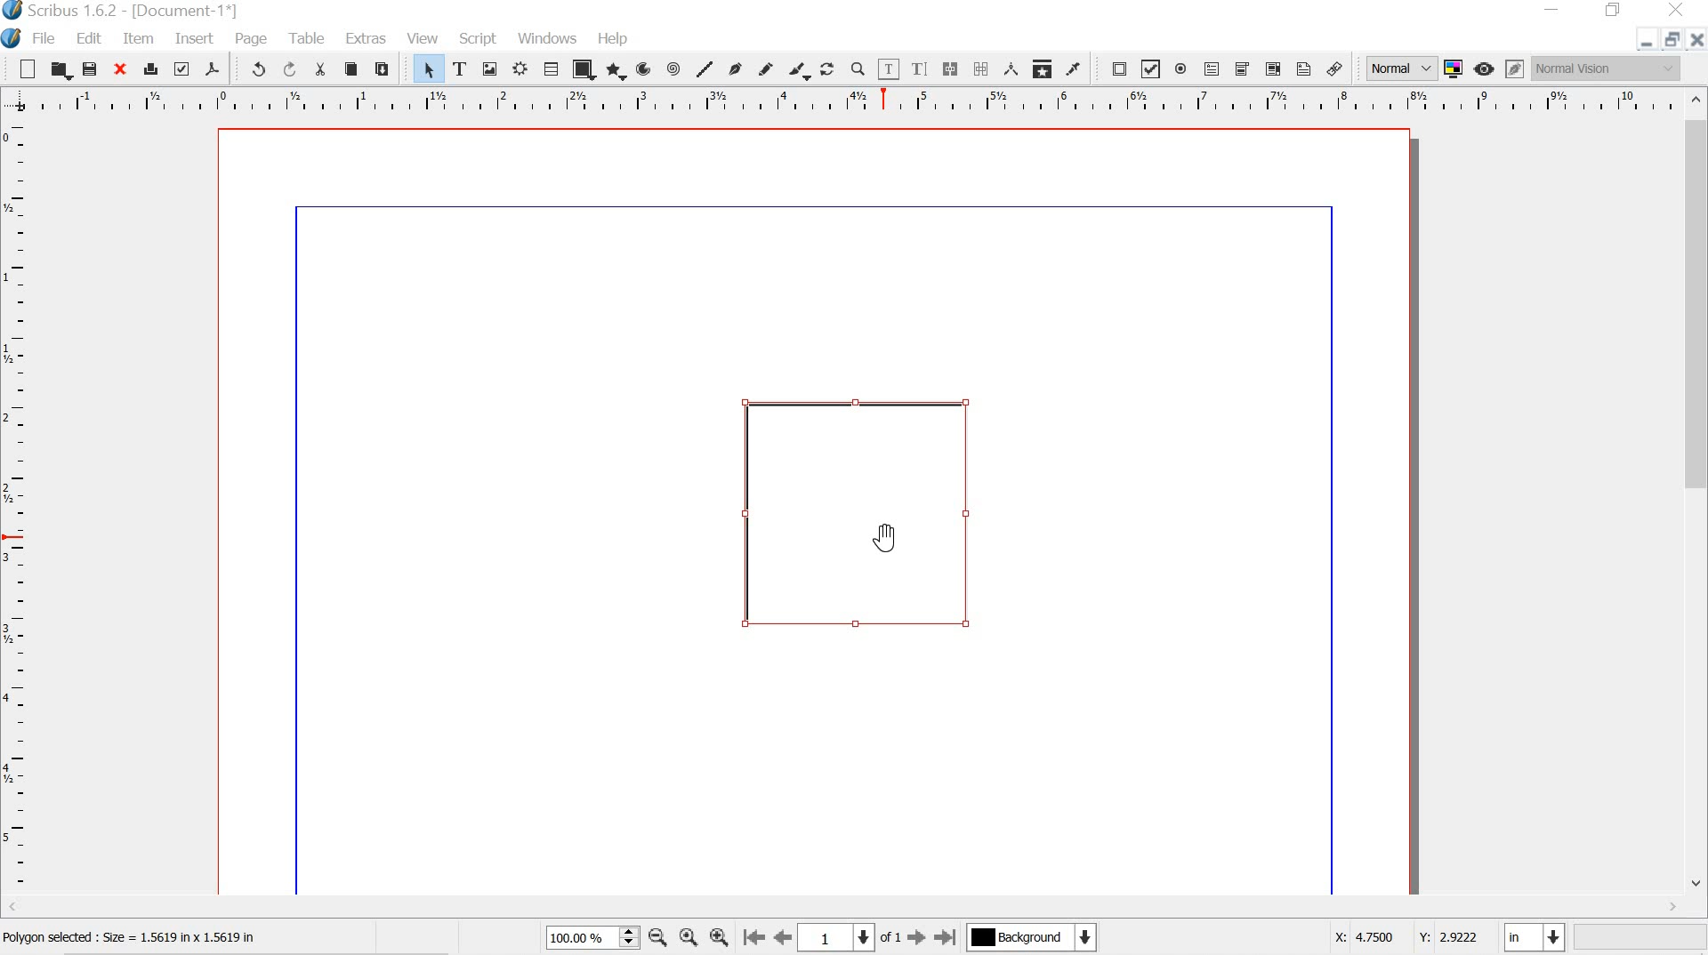  I want to click on polygon, so click(617, 72).